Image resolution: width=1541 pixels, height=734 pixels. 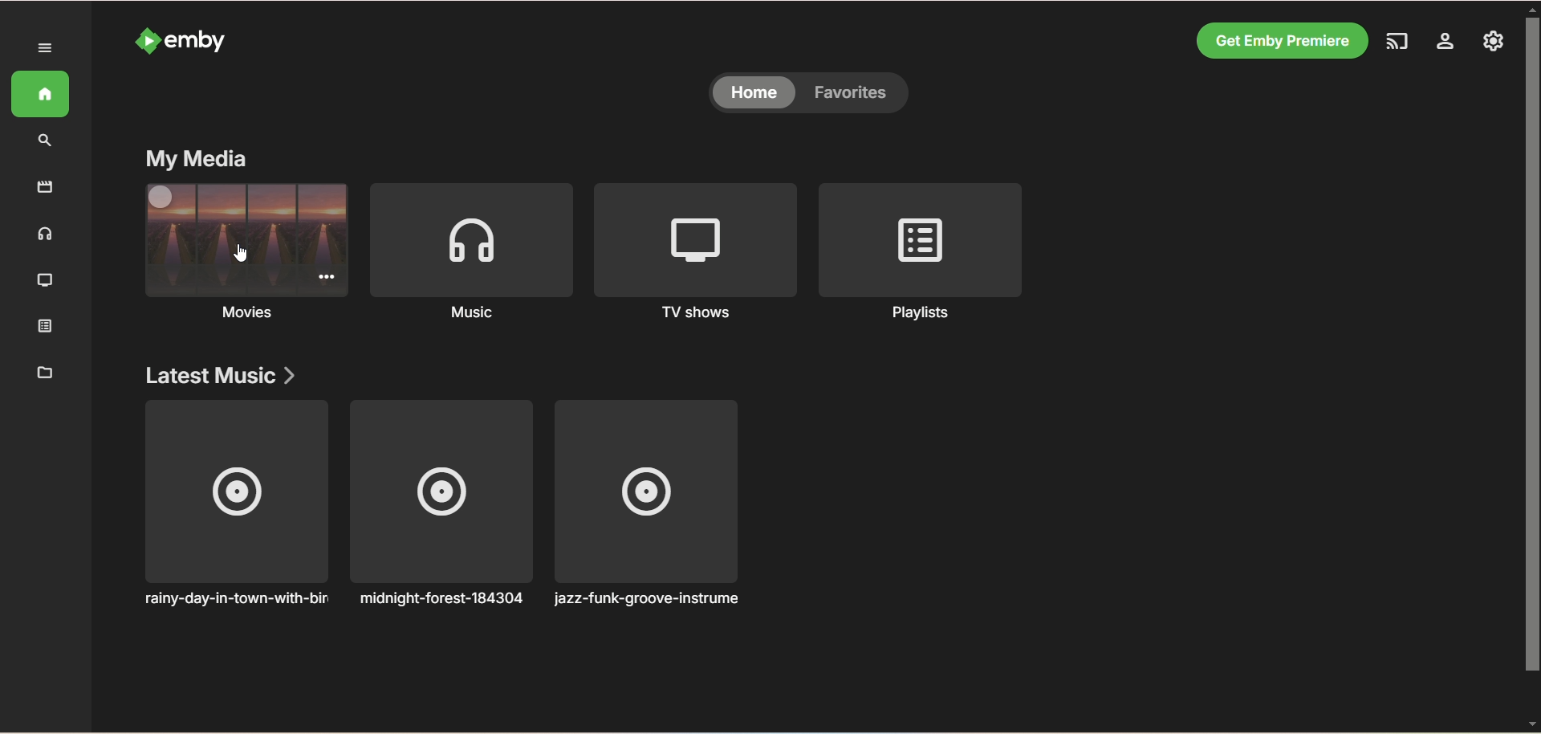 I want to click on midnight-forest-184304, so click(x=444, y=505).